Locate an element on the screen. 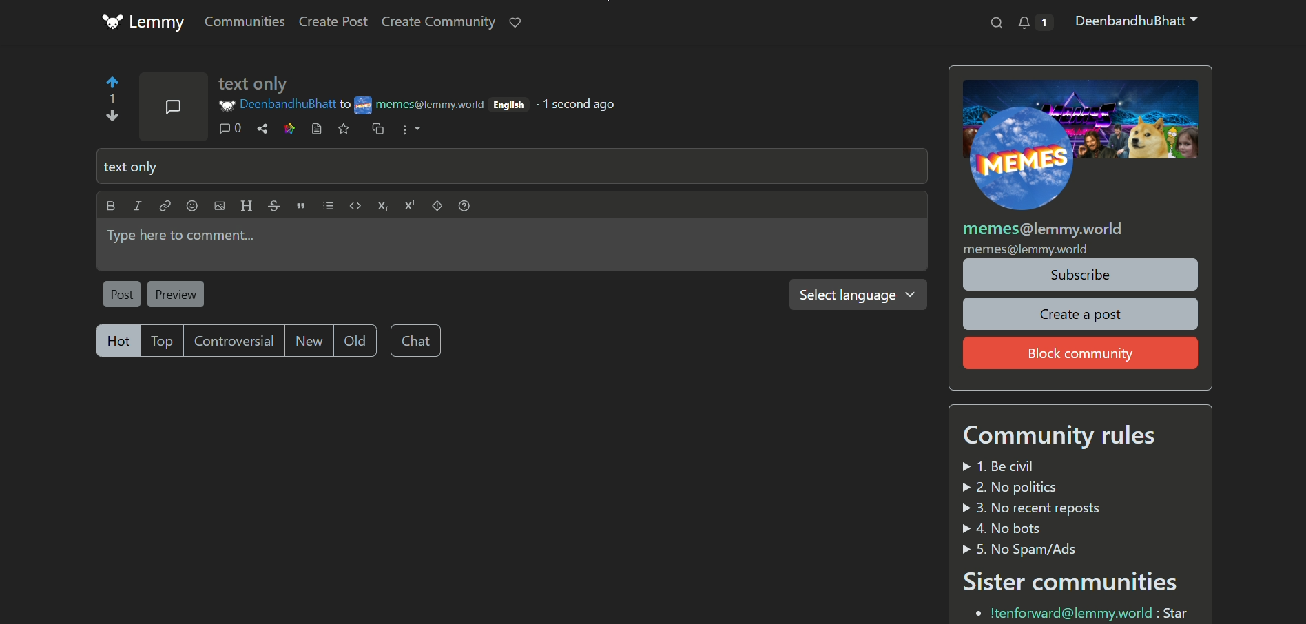 This screenshot has width=1306, height=624. create a post is located at coordinates (1081, 314).